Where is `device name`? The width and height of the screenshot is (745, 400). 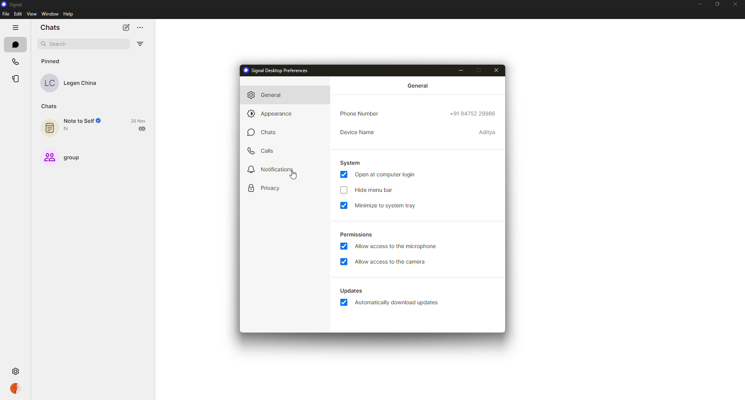 device name is located at coordinates (359, 132).